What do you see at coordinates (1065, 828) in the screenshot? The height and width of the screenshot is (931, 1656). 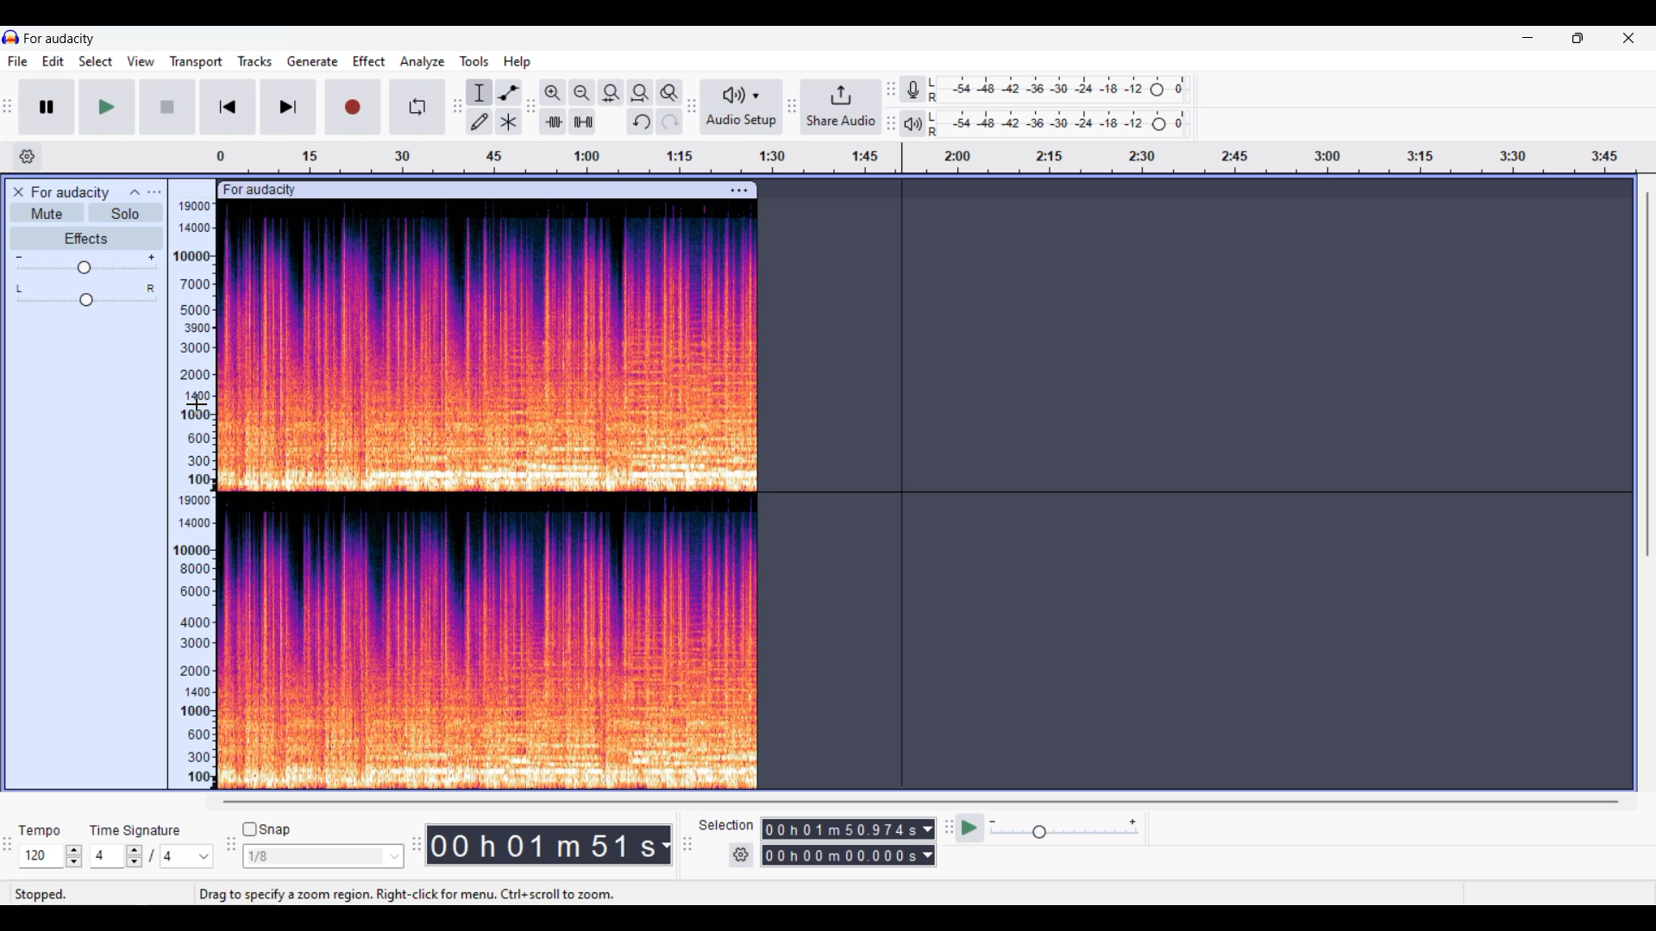 I see `Playback speed` at bounding box center [1065, 828].